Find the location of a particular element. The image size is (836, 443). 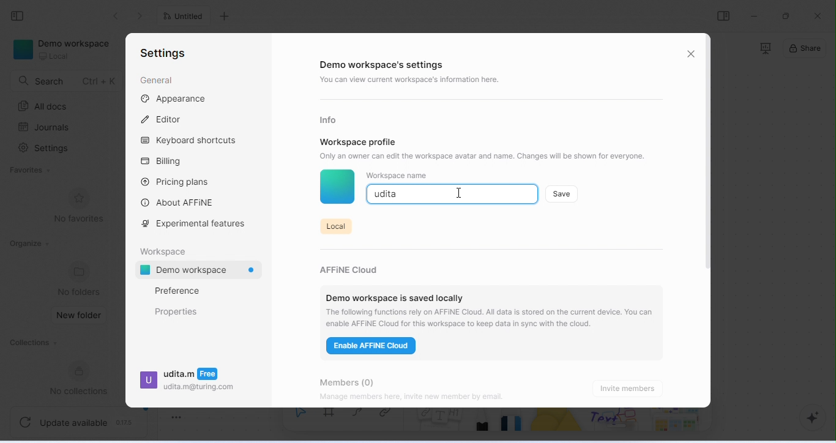

select is located at coordinates (300, 420).